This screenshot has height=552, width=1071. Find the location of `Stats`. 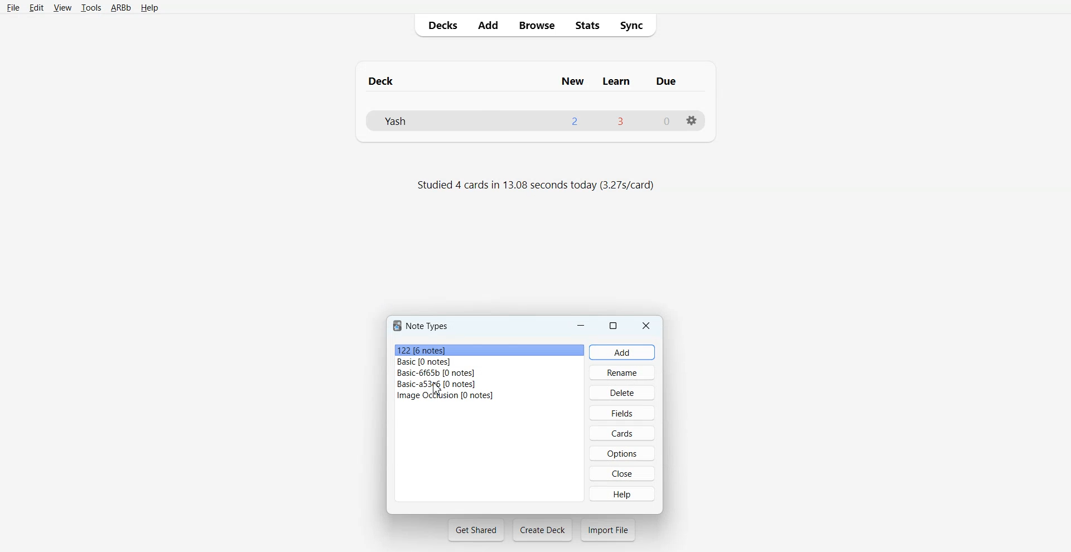

Stats is located at coordinates (586, 25).